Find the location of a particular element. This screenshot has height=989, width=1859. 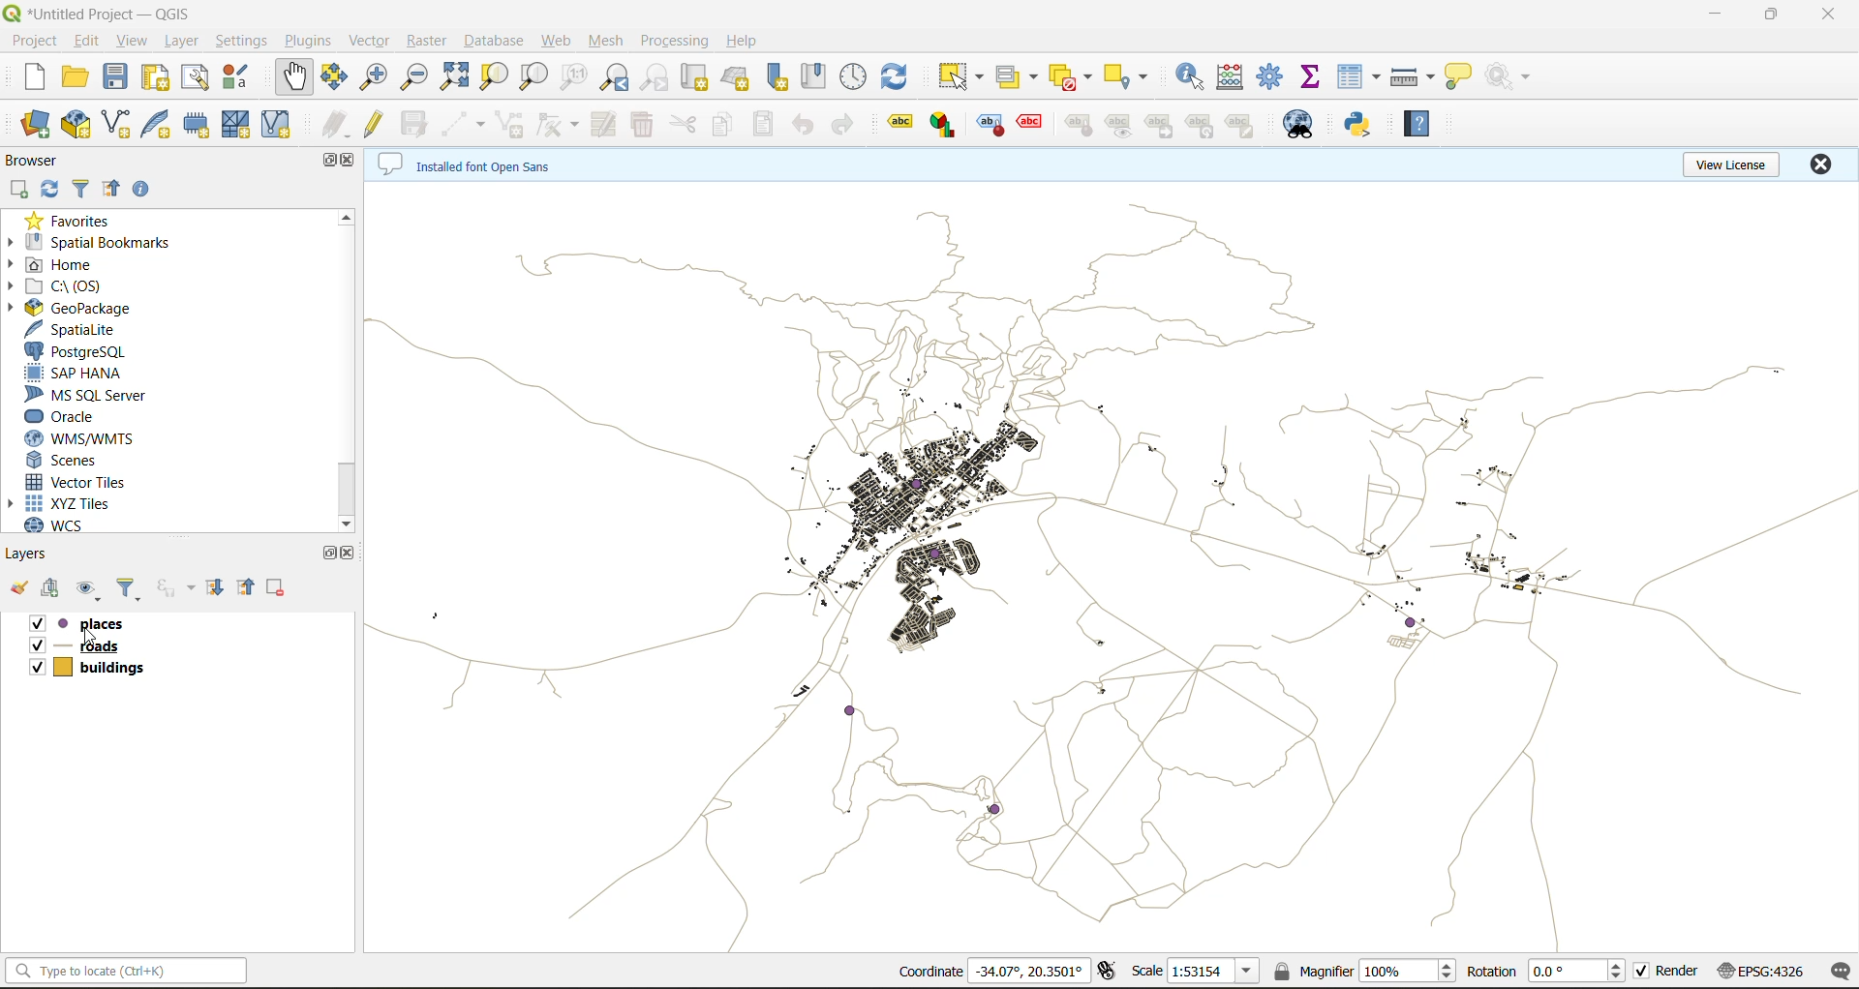

oracle is located at coordinates (76, 417).